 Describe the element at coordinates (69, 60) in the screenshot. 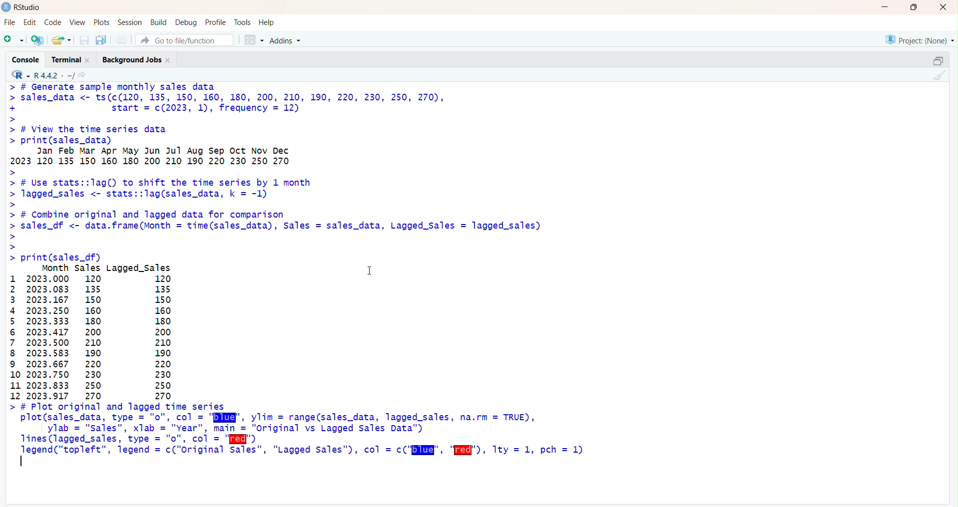

I see `terminal` at that location.